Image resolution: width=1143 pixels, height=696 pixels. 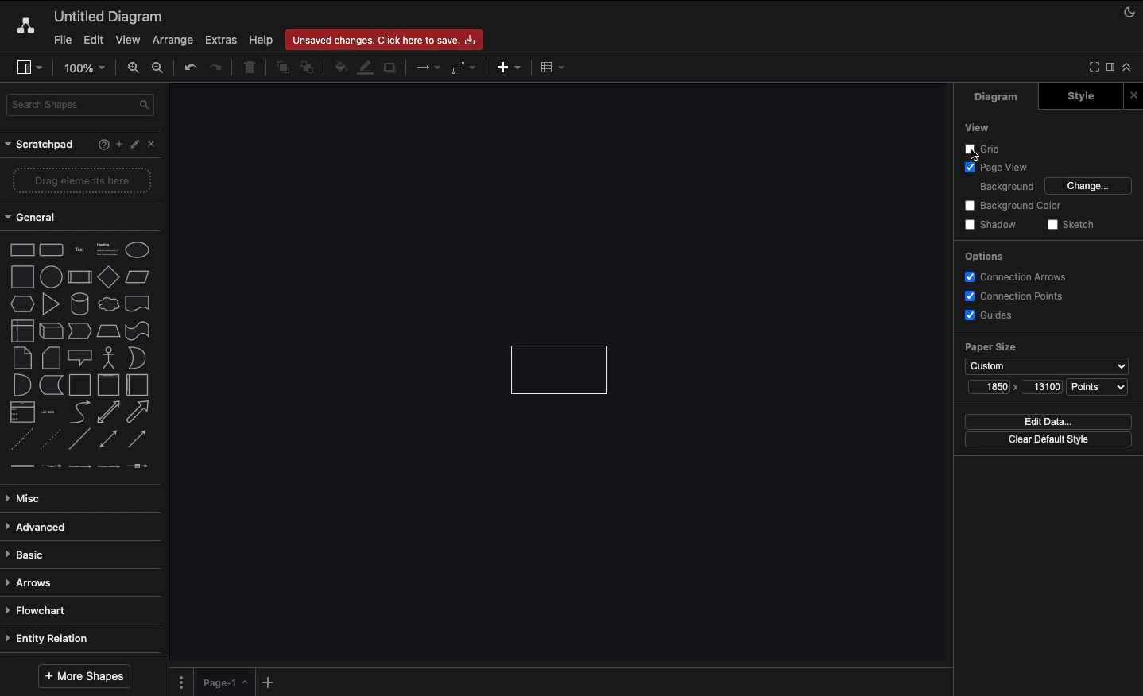 What do you see at coordinates (1110, 67) in the screenshot?
I see `Expand` at bounding box center [1110, 67].